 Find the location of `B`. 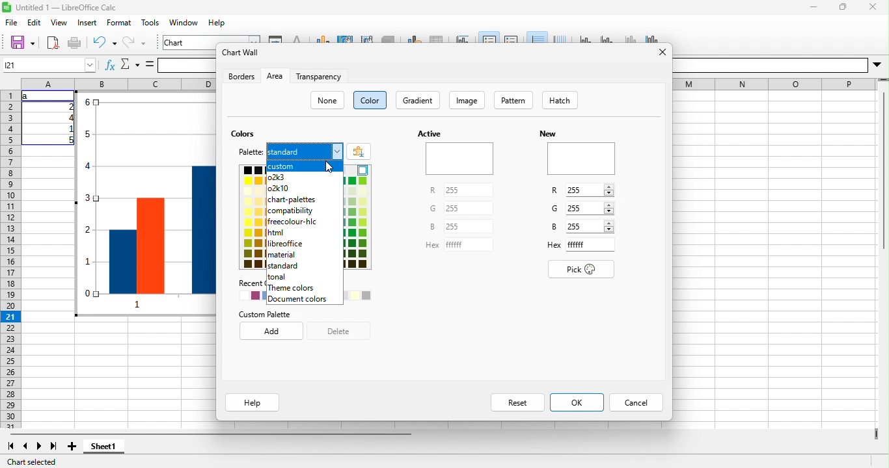

B is located at coordinates (432, 226).